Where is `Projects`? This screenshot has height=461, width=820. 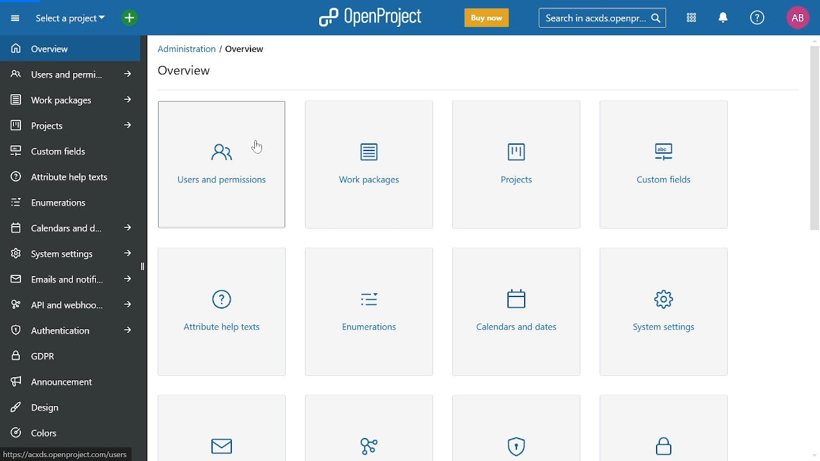 Projects is located at coordinates (73, 125).